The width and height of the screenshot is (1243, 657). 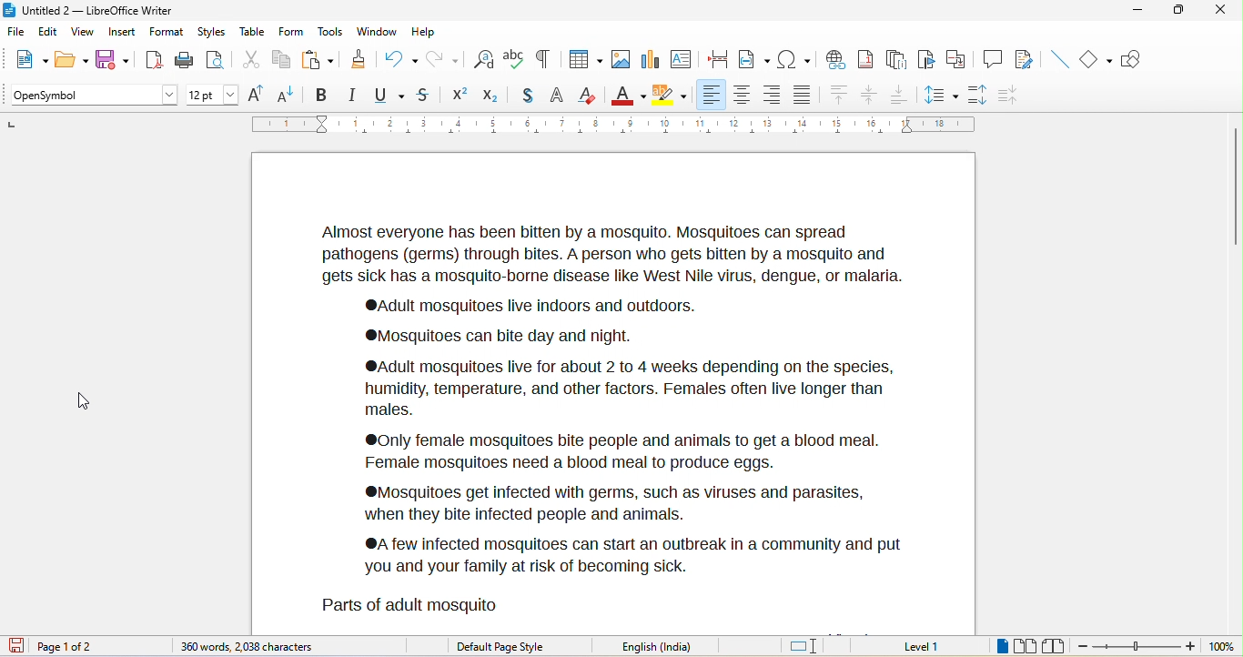 I want to click on print preview, so click(x=216, y=62).